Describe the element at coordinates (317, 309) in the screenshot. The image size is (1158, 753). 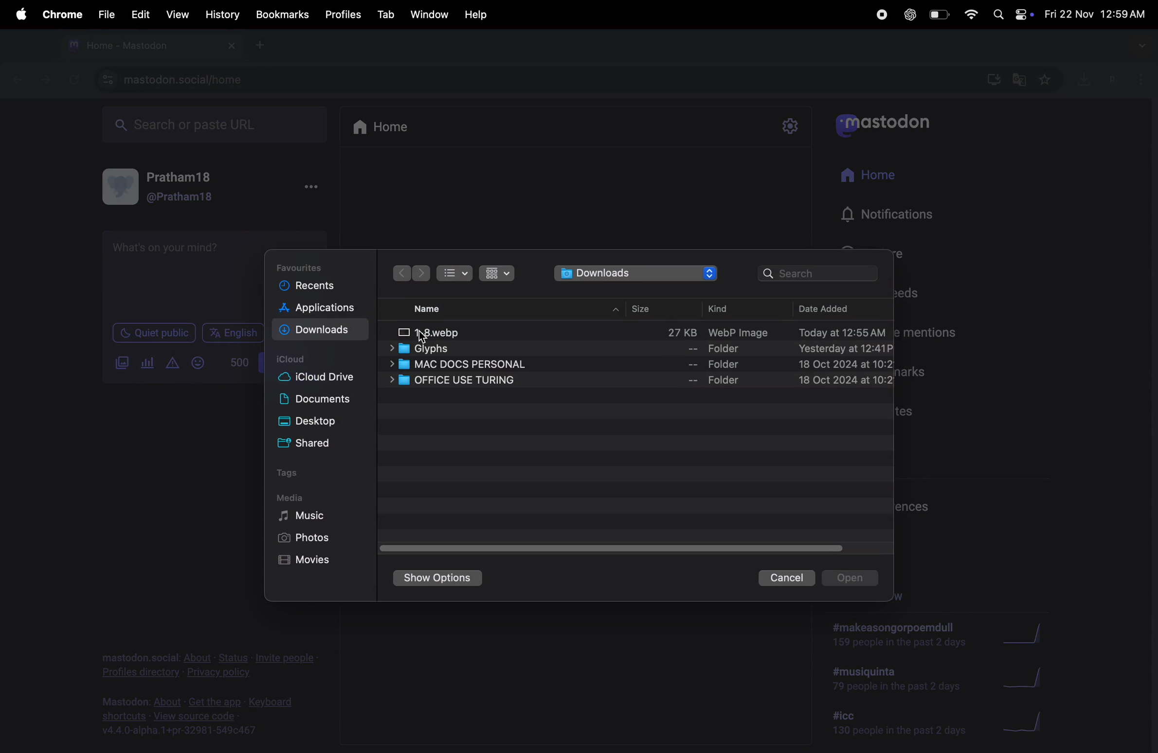
I see `applications` at that location.